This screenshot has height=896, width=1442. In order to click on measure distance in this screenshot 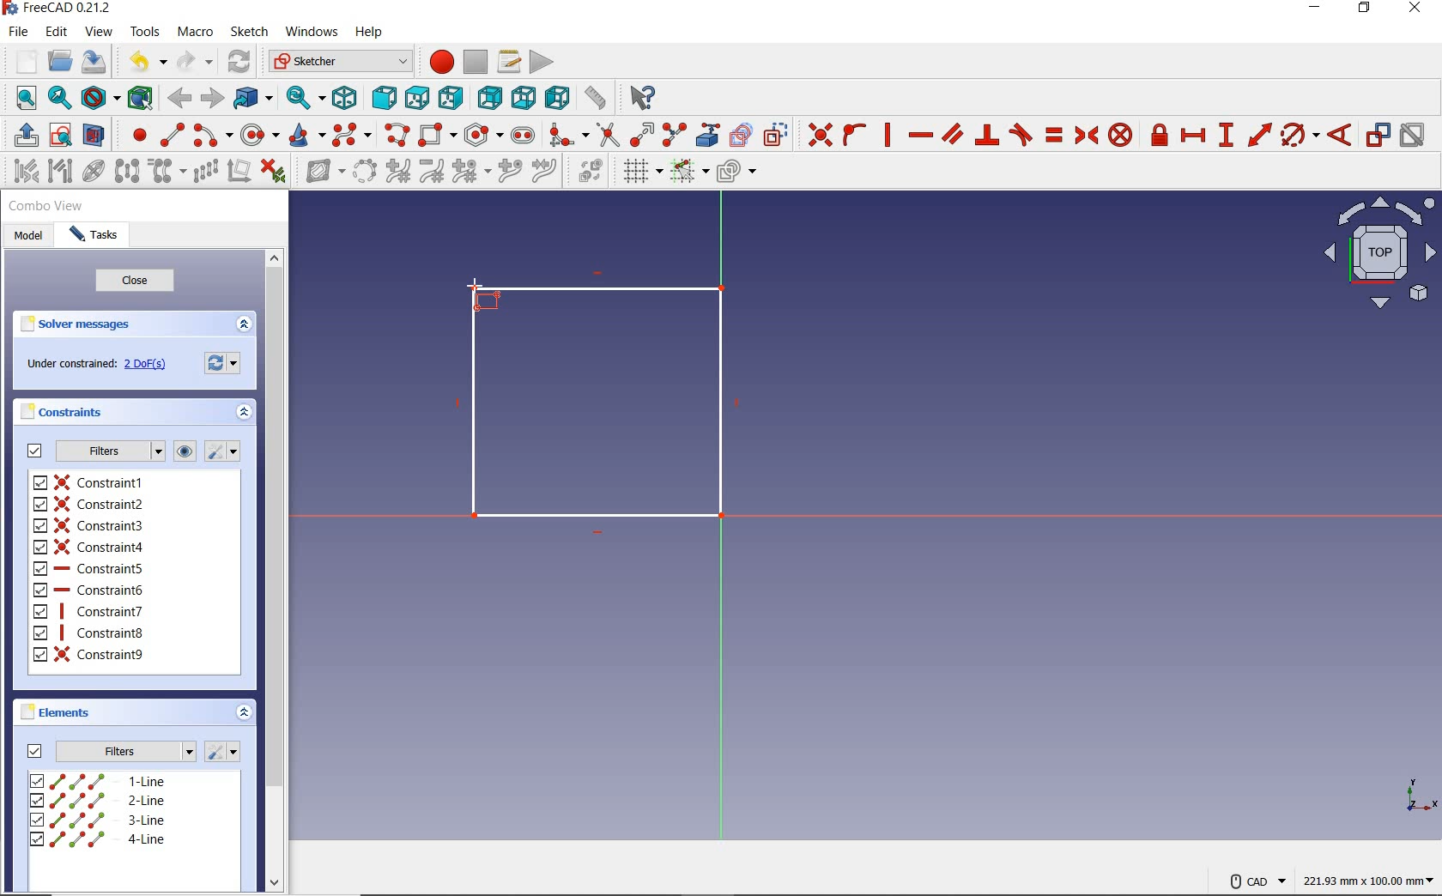, I will do `click(595, 99)`.